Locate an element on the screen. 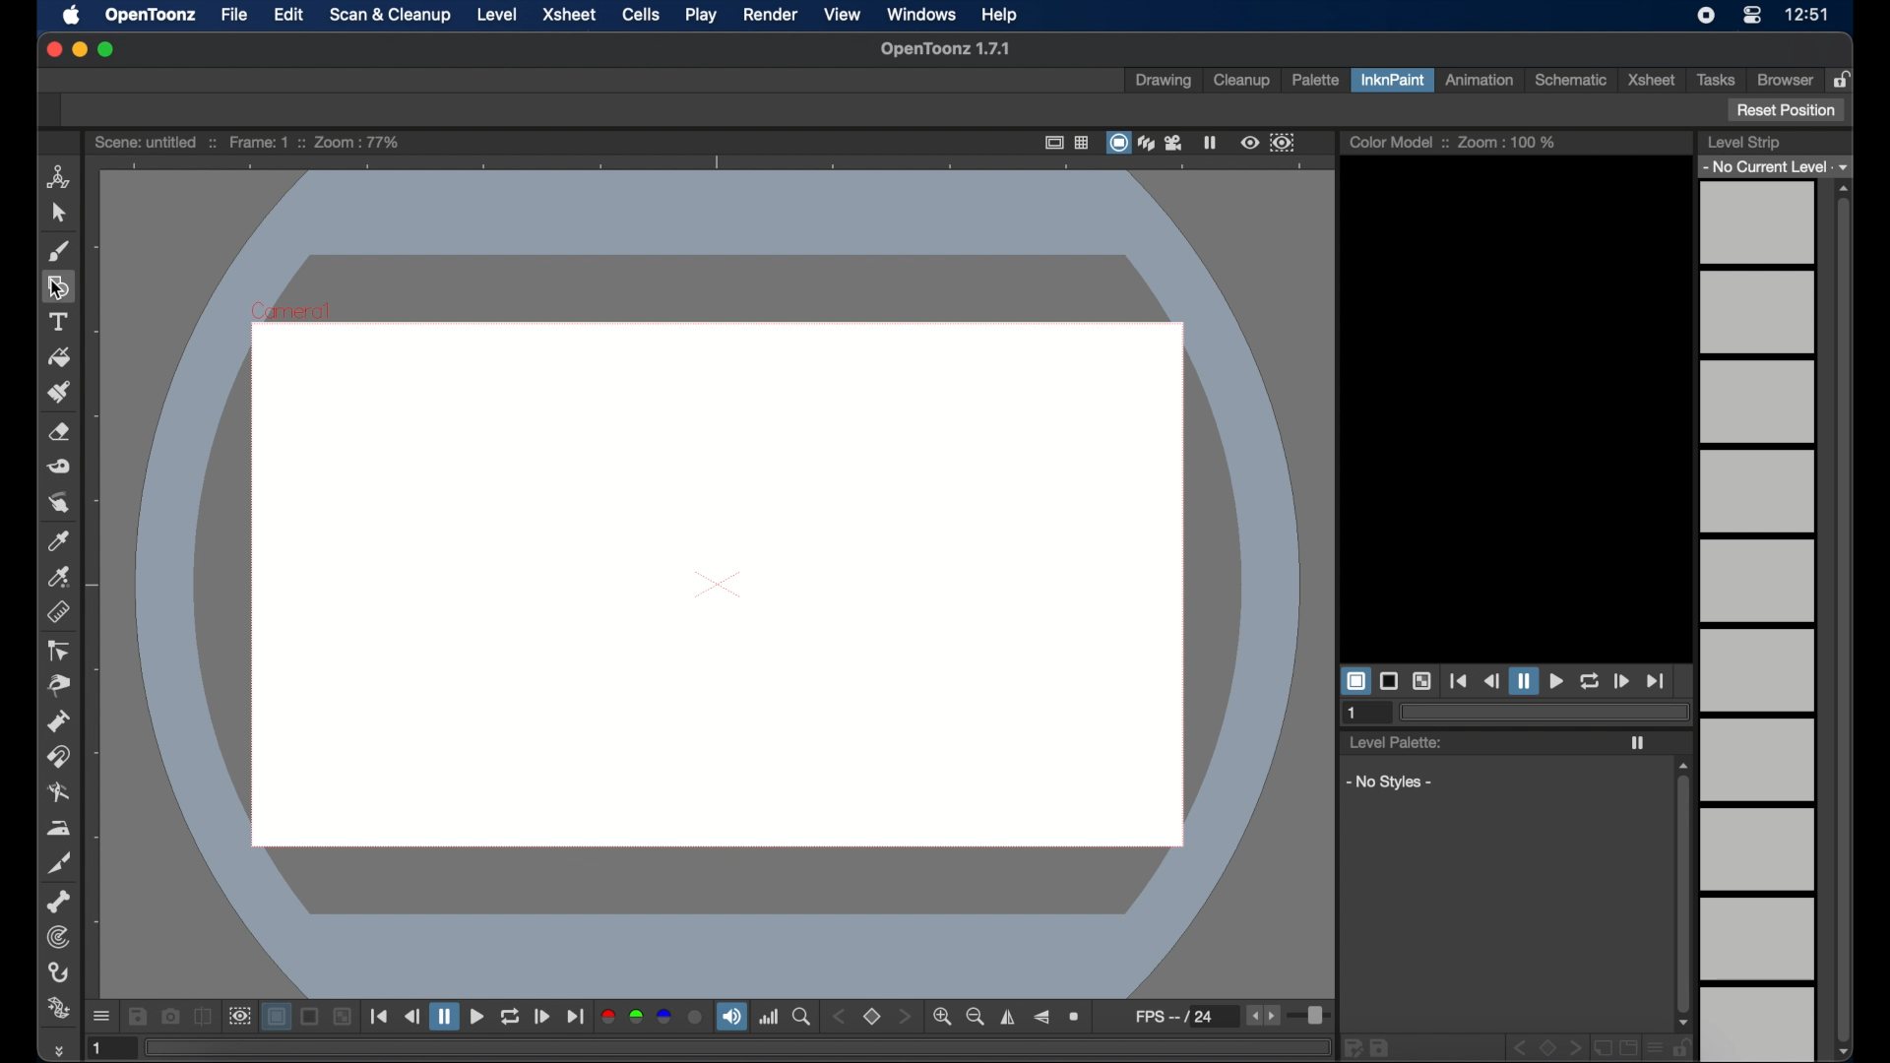 The image size is (1890, 1063). zoom : 100% is located at coordinates (1507, 142).